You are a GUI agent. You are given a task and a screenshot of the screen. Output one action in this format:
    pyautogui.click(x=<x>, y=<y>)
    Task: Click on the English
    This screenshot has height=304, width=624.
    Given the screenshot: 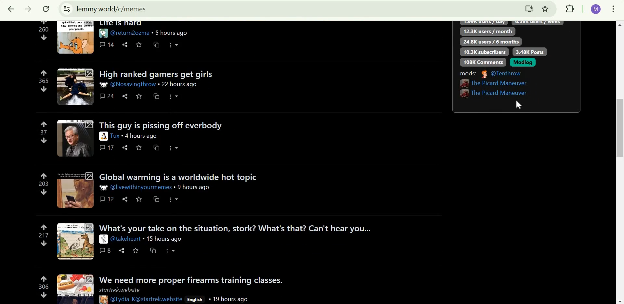 What is the action you would take?
    pyautogui.click(x=194, y=299)
    